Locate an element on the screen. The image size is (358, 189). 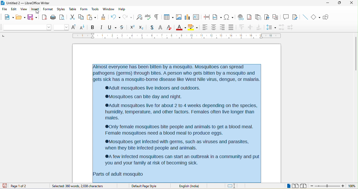
font name is located at coordinates (26, 27).